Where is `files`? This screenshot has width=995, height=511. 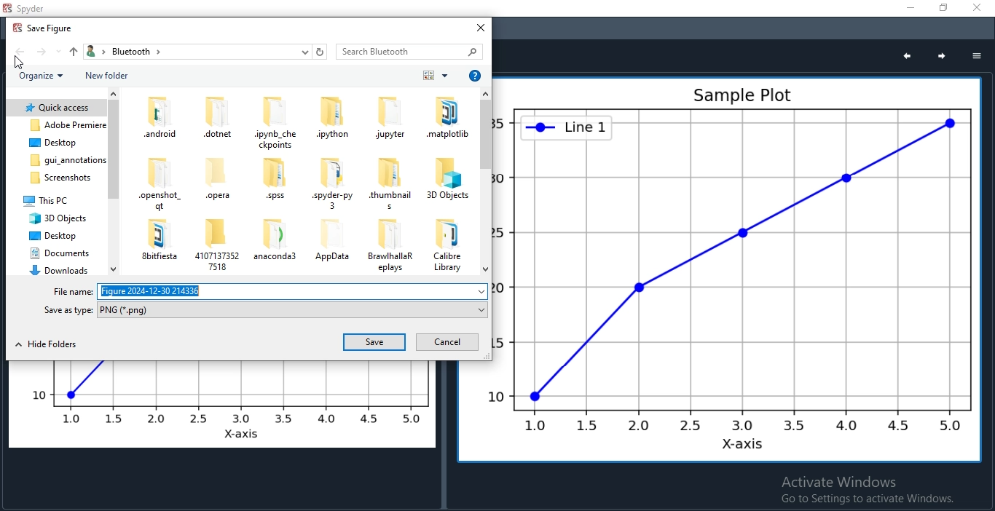
files is located at coordinates (448, 179).